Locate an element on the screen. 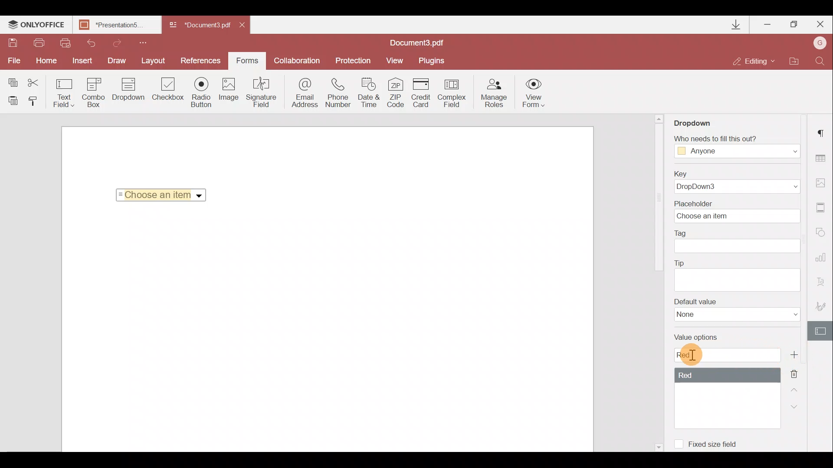  Dropdown is located at coordinates (695, 122).